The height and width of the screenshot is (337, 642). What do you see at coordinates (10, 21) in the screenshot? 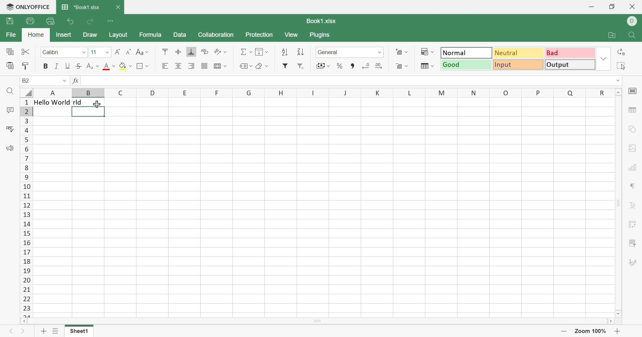
I see `Save` at bounding box center [10, 21].